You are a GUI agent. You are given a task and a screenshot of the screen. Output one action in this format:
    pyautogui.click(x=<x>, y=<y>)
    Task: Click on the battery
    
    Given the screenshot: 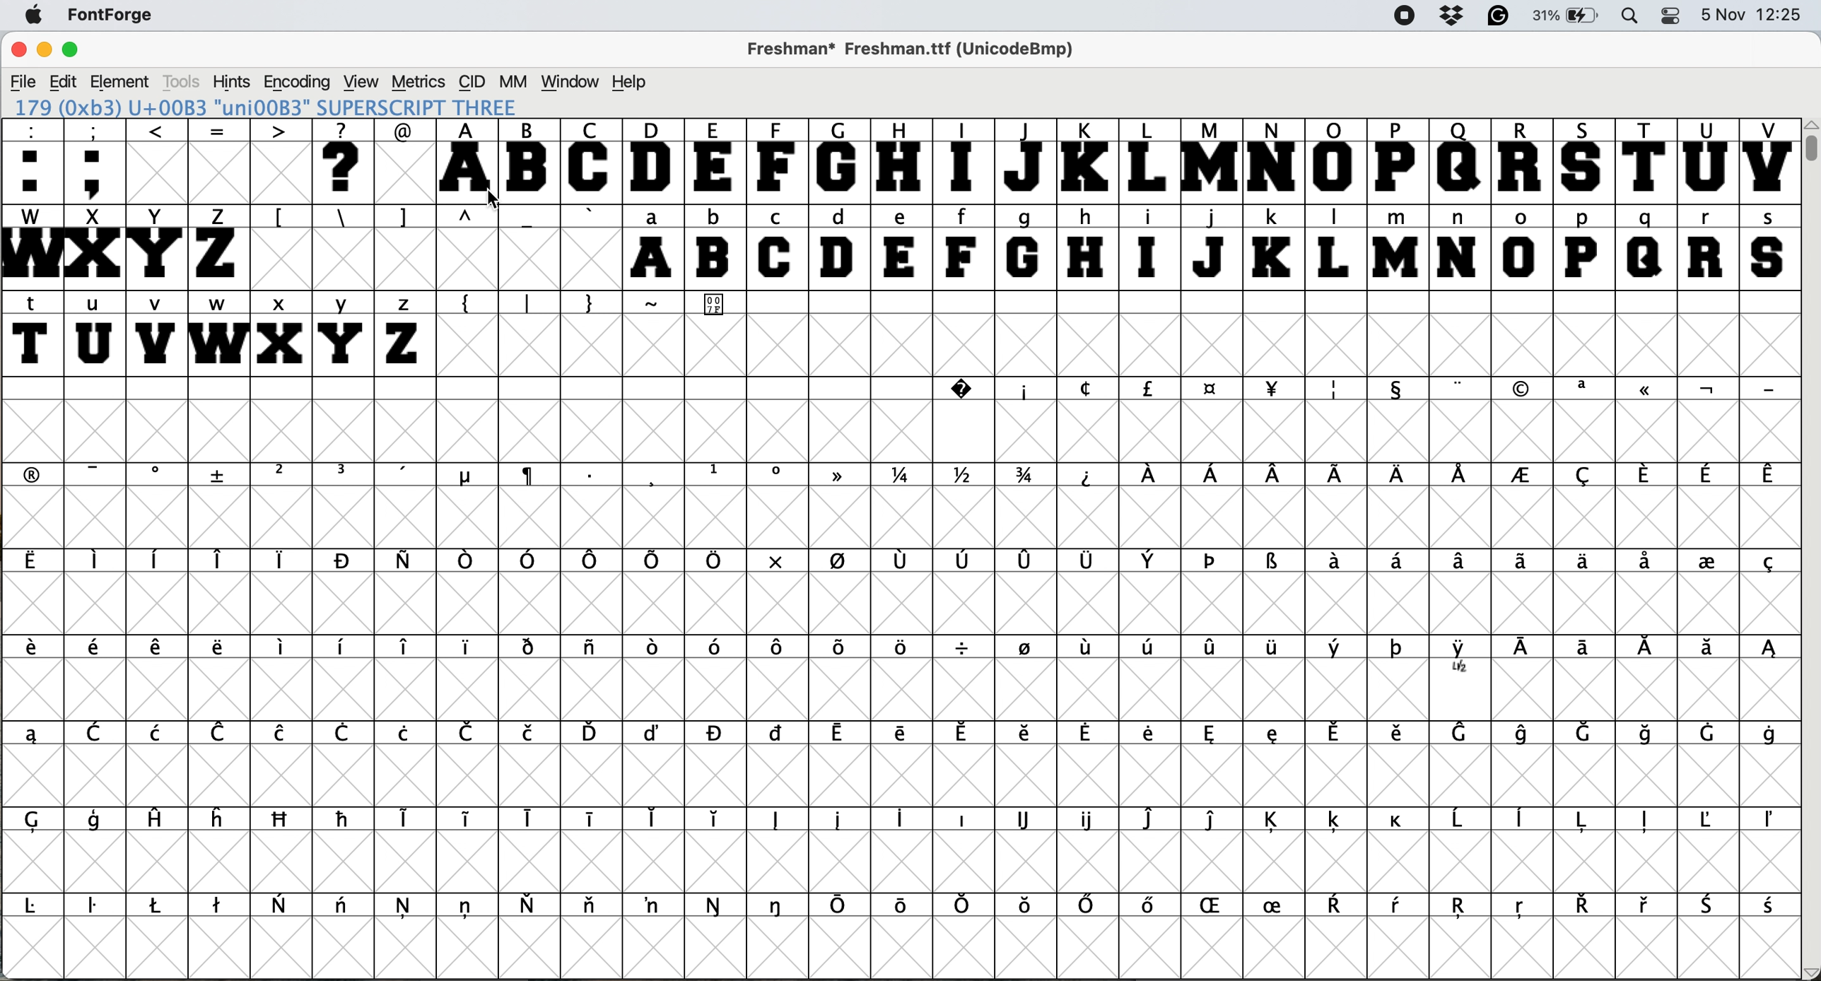 What is the action you would take?
    pyautogui.click(x=1569, y=16)
    